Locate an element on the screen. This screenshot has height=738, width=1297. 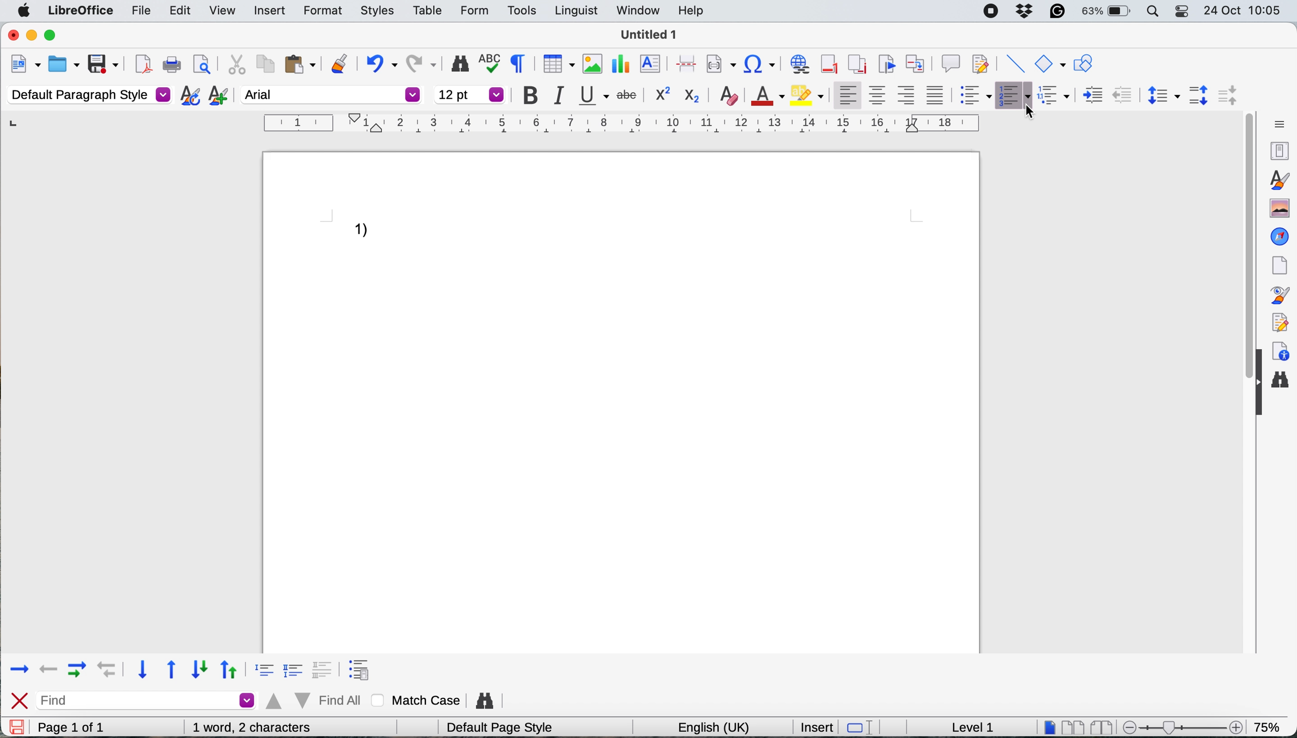
insert is located at coordinates (817, 727).